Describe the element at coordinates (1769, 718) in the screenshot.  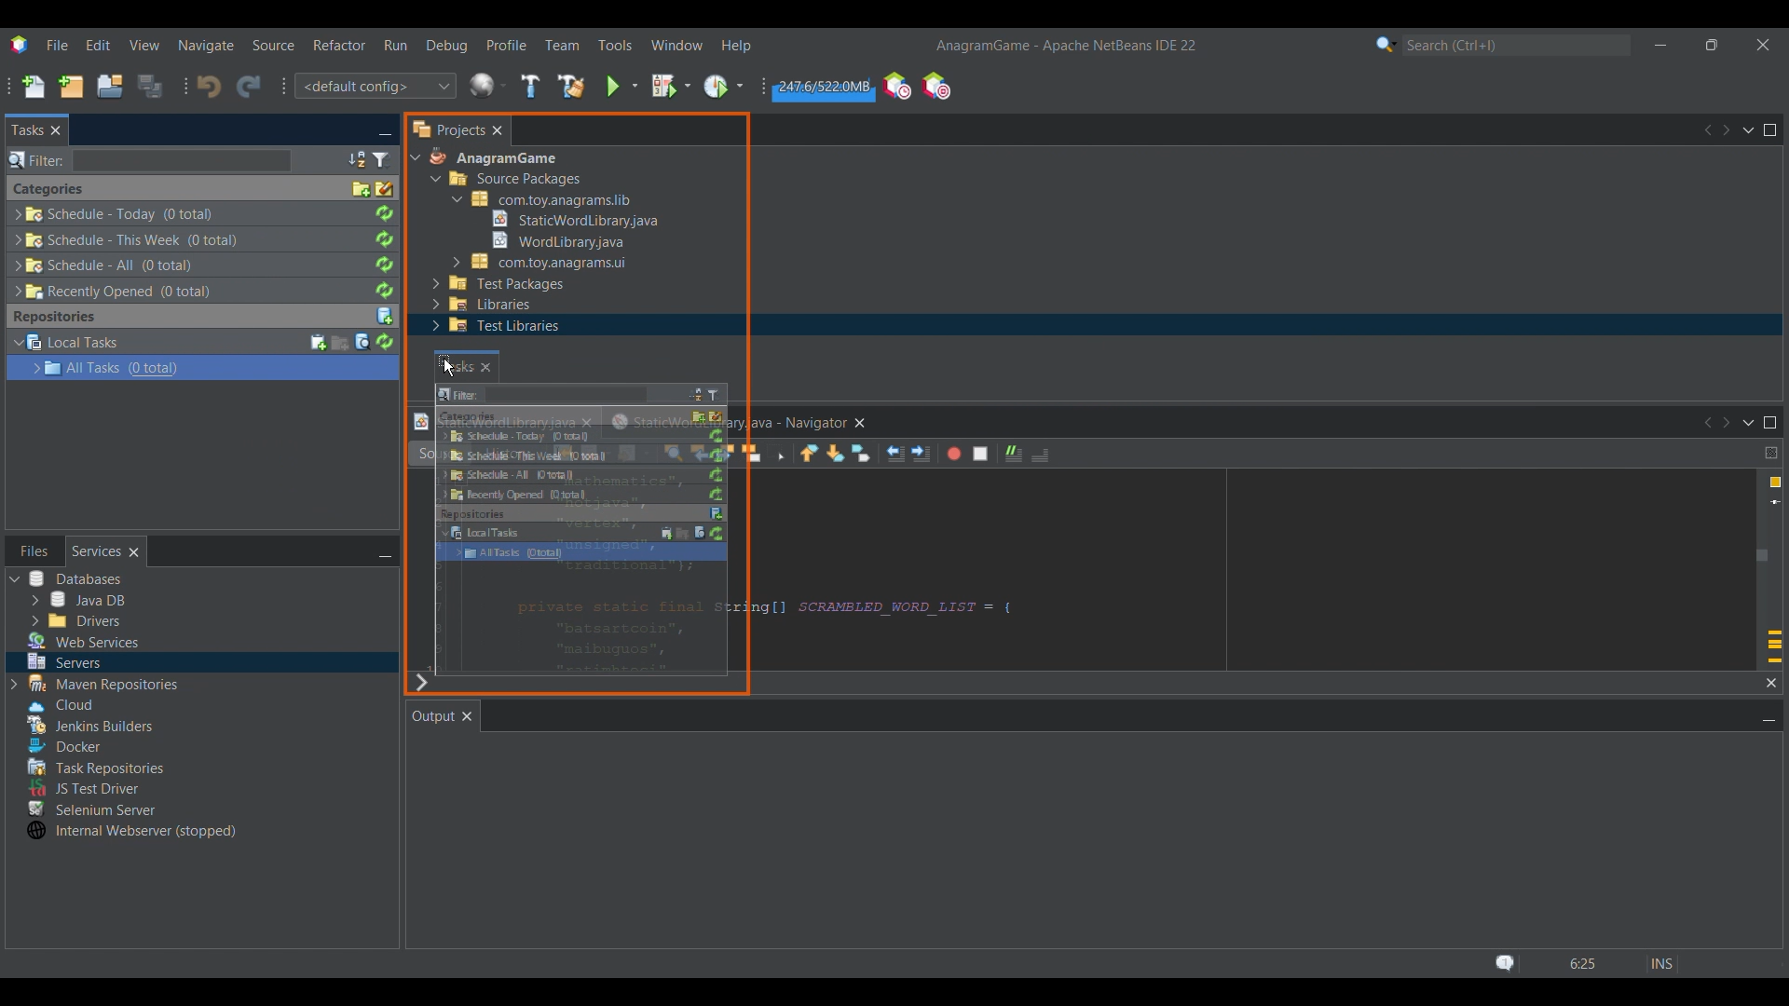
I see `Minimize` at that location.